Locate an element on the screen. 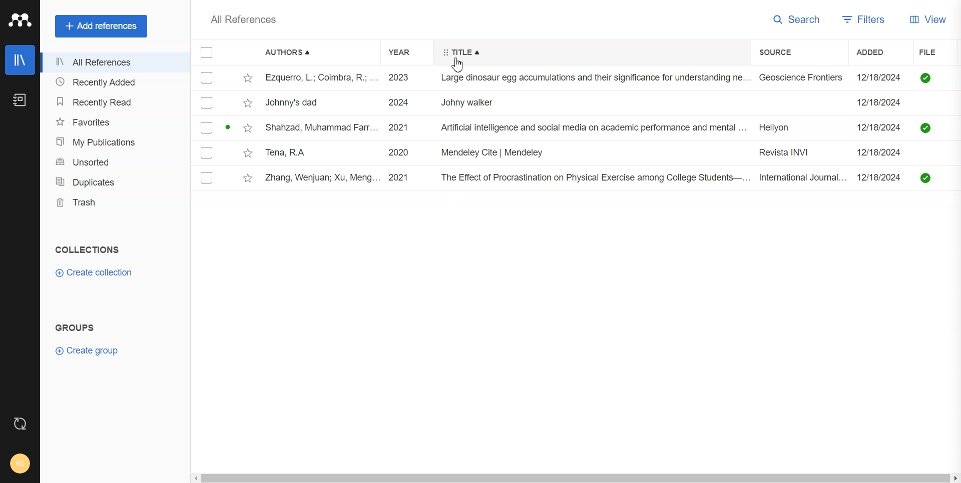 This screenshot has width=961, height=483. mark as star is located at coordinates (247, 128).